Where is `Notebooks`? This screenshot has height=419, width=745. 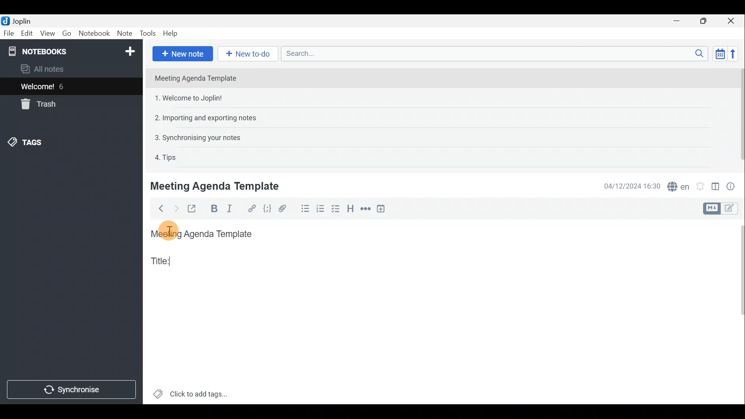 Notebooks is located at coordinates (73, 51).